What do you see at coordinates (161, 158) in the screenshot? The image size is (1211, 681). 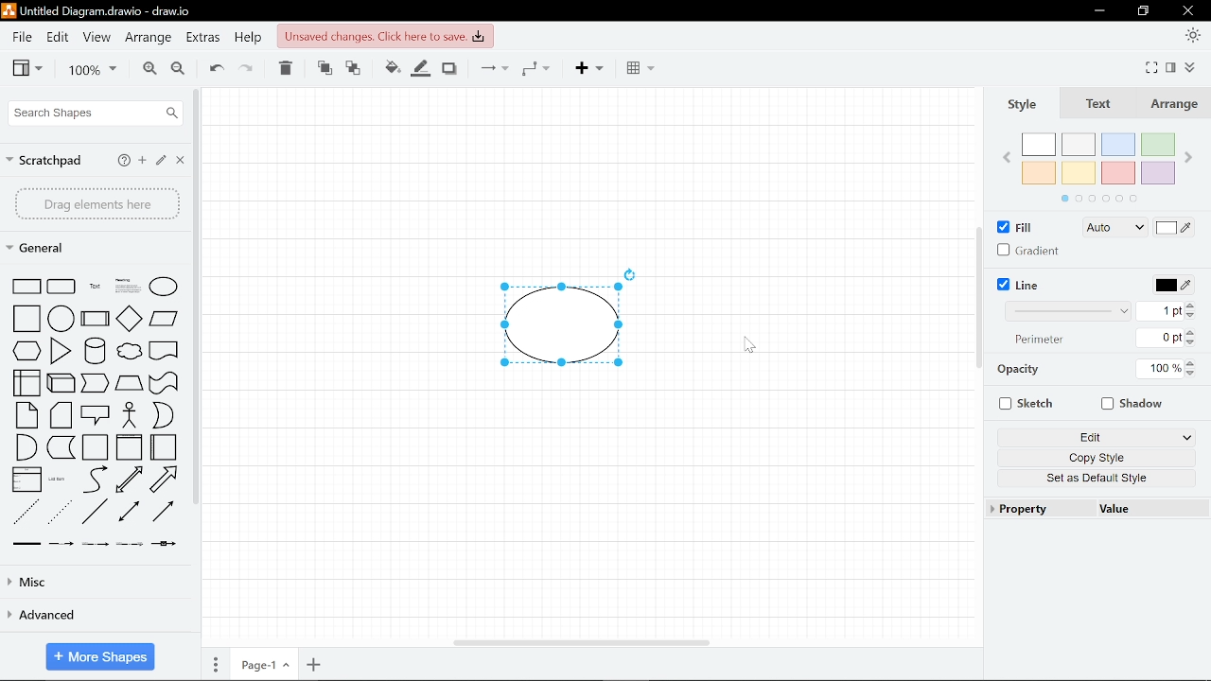 I see `edit ` at bounding box center [161, 158].